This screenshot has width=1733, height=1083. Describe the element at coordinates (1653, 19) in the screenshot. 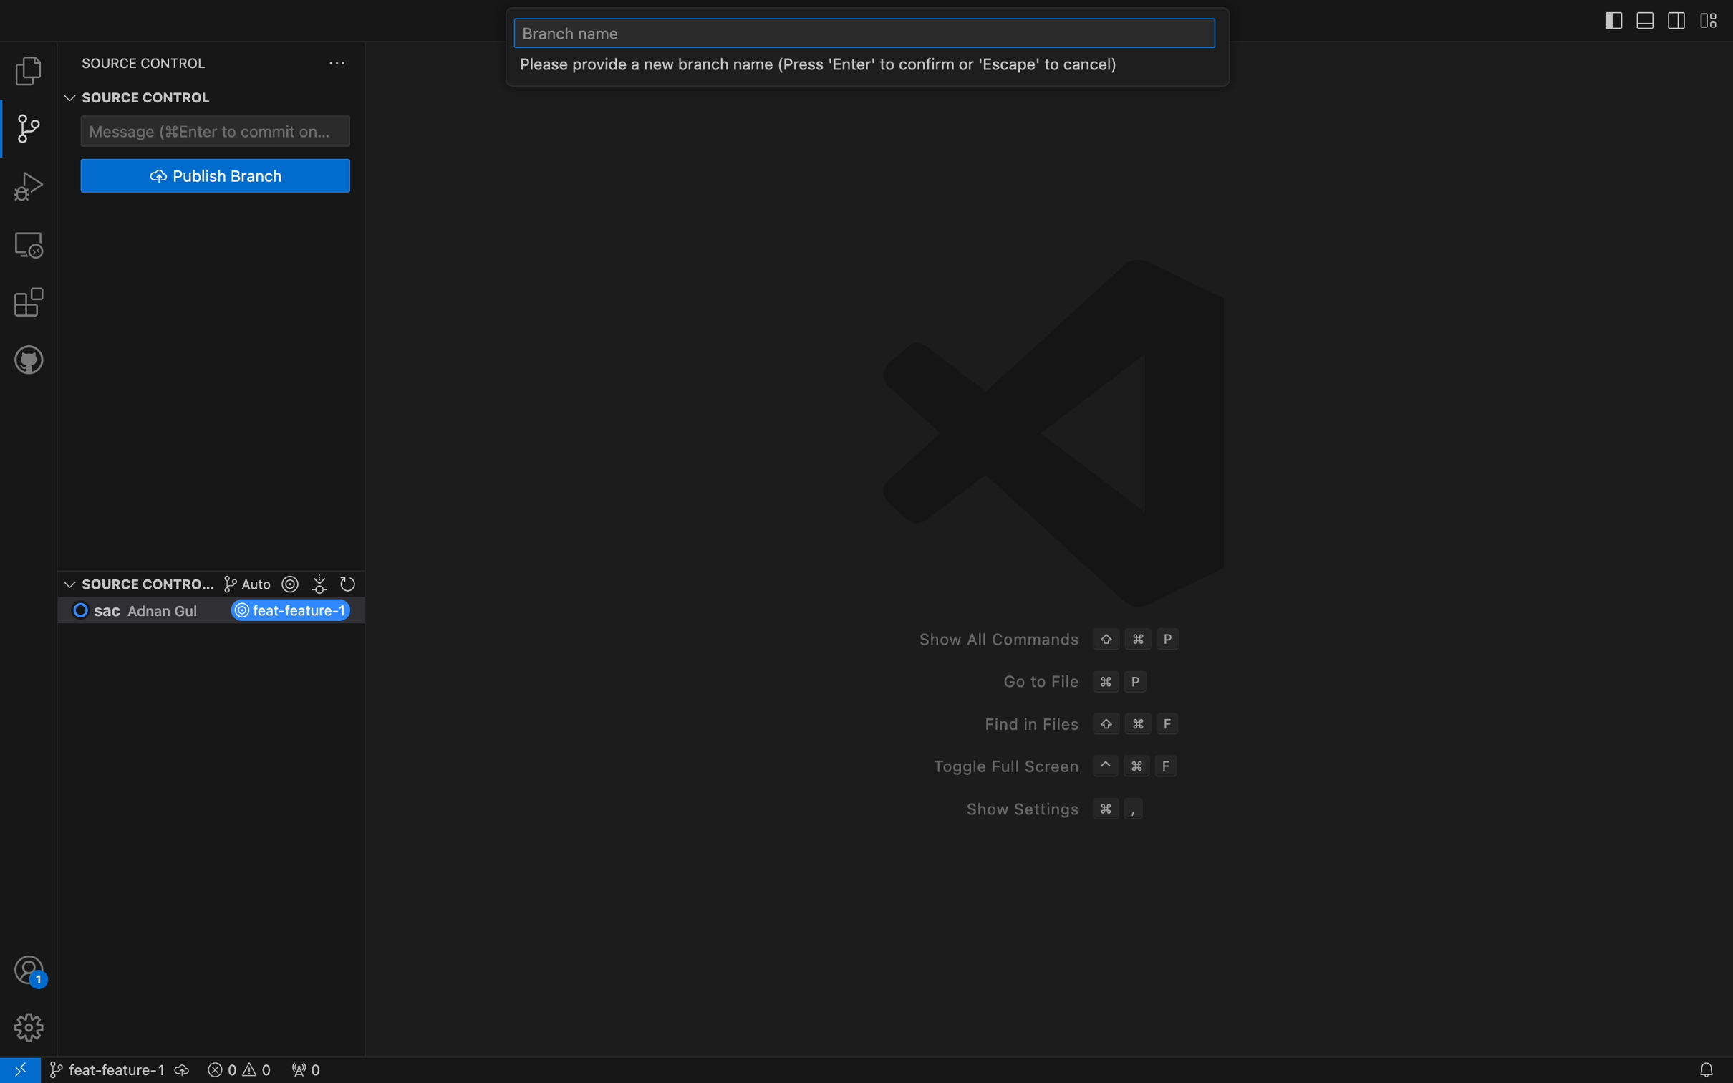

I see `layouts` at that location.